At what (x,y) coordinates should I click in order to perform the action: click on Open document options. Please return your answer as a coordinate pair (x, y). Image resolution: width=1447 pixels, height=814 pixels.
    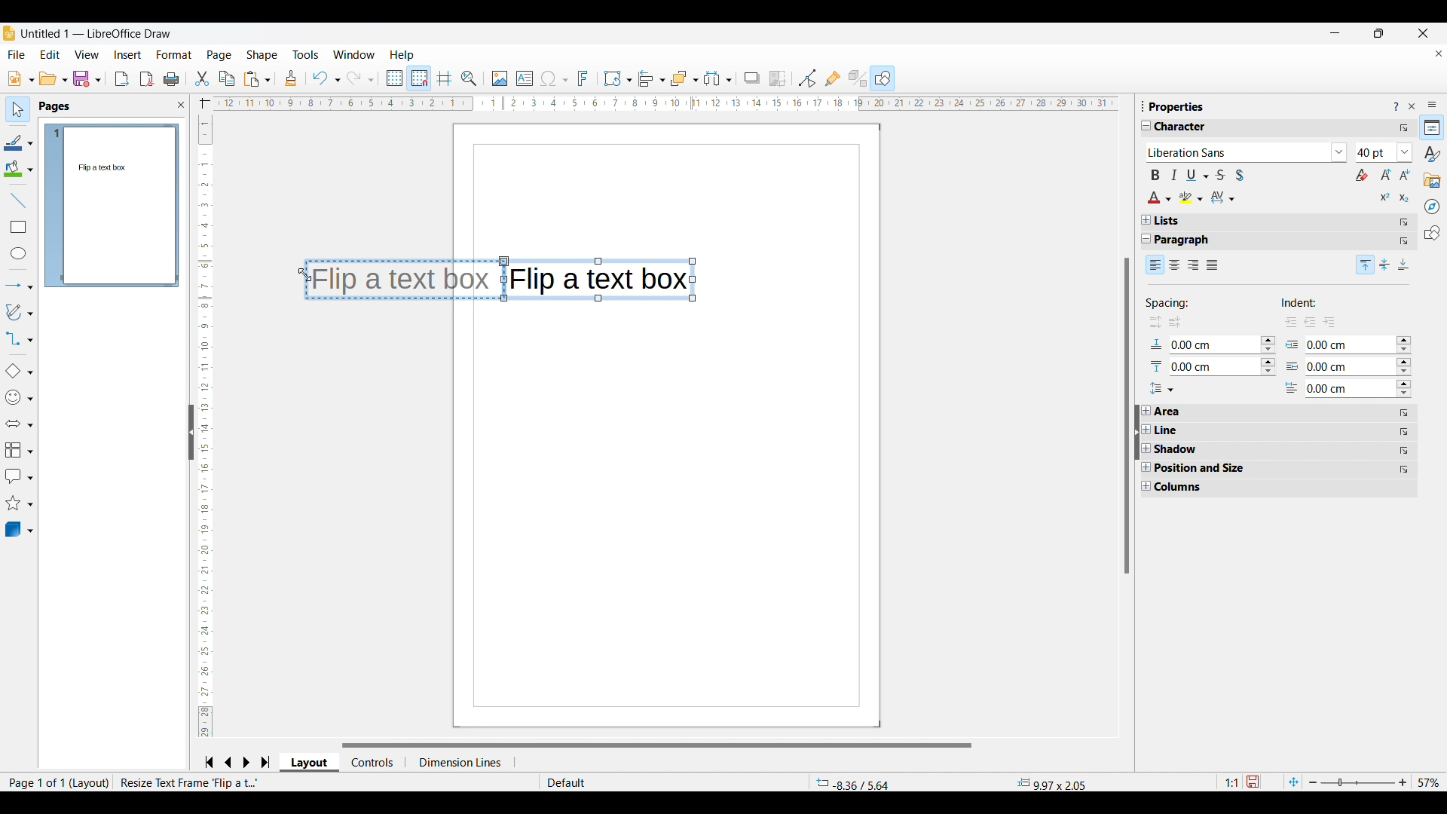
    Looking at the image, I should click on (54, 78).